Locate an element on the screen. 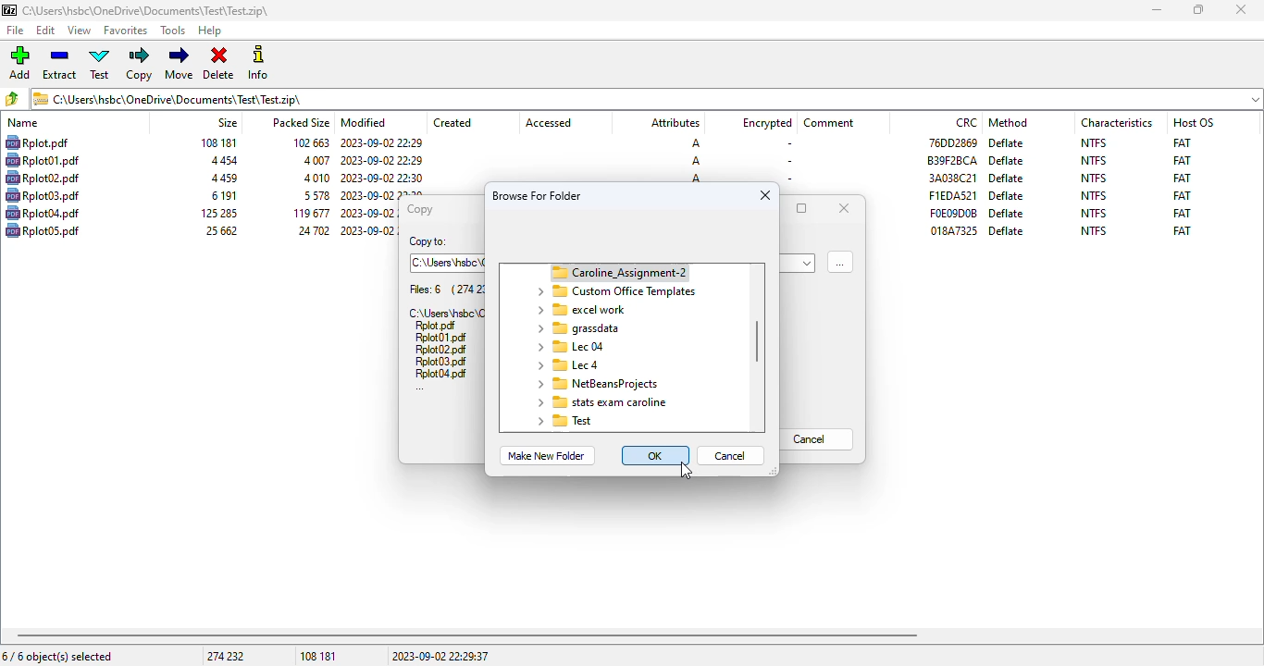 This screenshot has width=1264, height=666. - is located at coordinates (787, 178).